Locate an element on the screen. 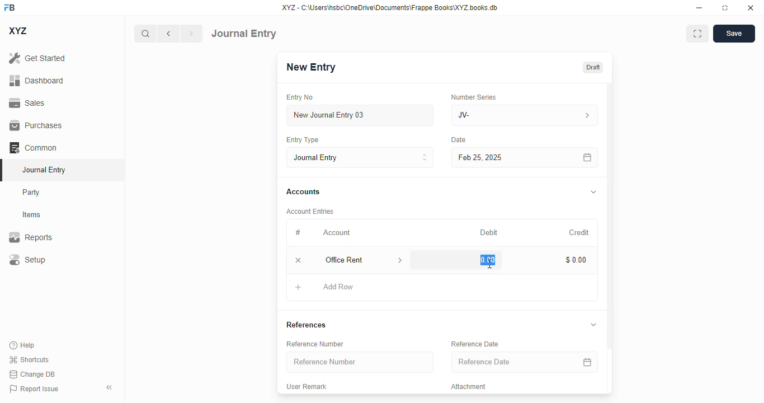 This screenshot has height=403, width=764. draft is located at coordinates (593, 68).